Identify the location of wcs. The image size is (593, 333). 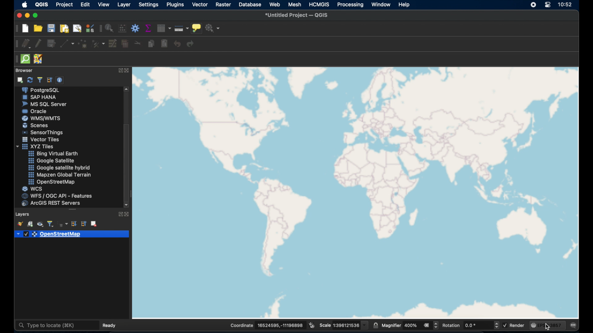
(33, 188).